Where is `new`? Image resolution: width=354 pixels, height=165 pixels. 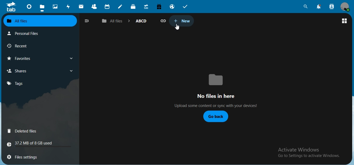
new is located at coordinates (181, 21).